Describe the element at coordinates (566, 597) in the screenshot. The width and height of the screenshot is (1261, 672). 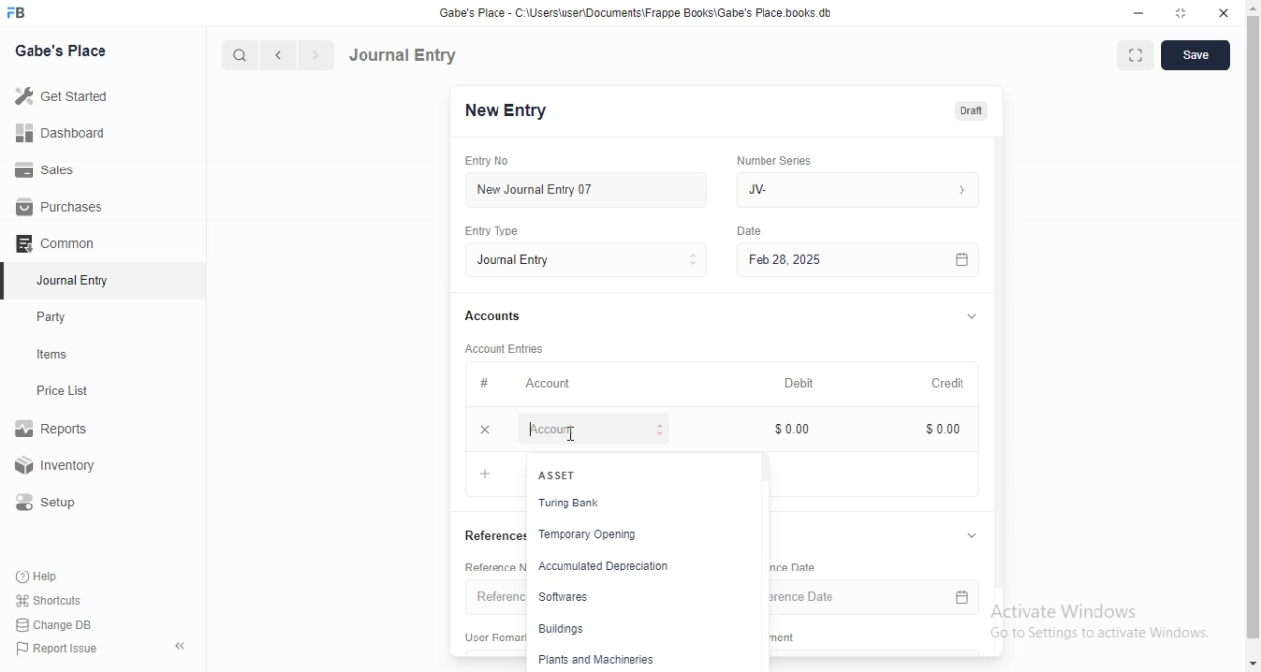
I see `Softwares` at that location.